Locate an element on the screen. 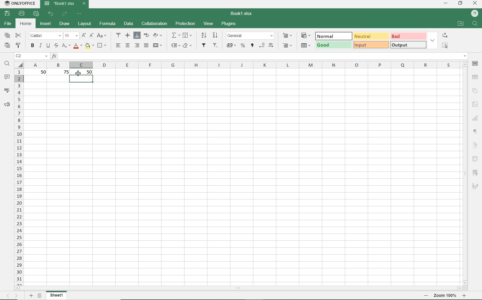 The image size is (482, 300). italic is located at coordinates (40, 46).